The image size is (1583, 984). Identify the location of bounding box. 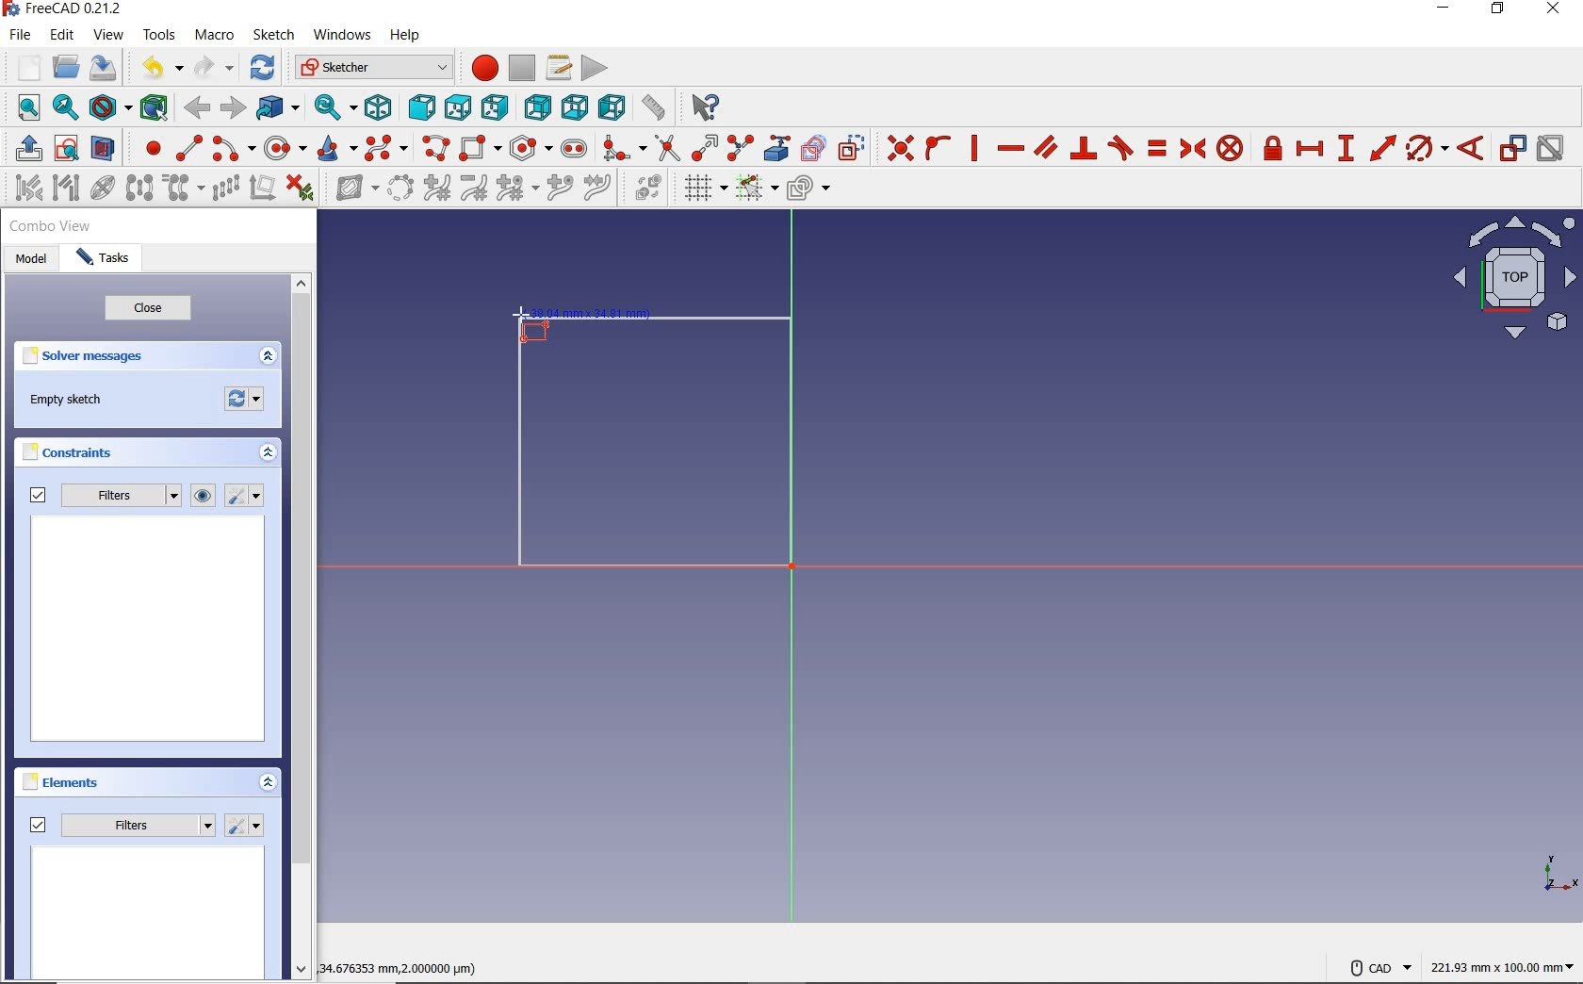
(151, 107).